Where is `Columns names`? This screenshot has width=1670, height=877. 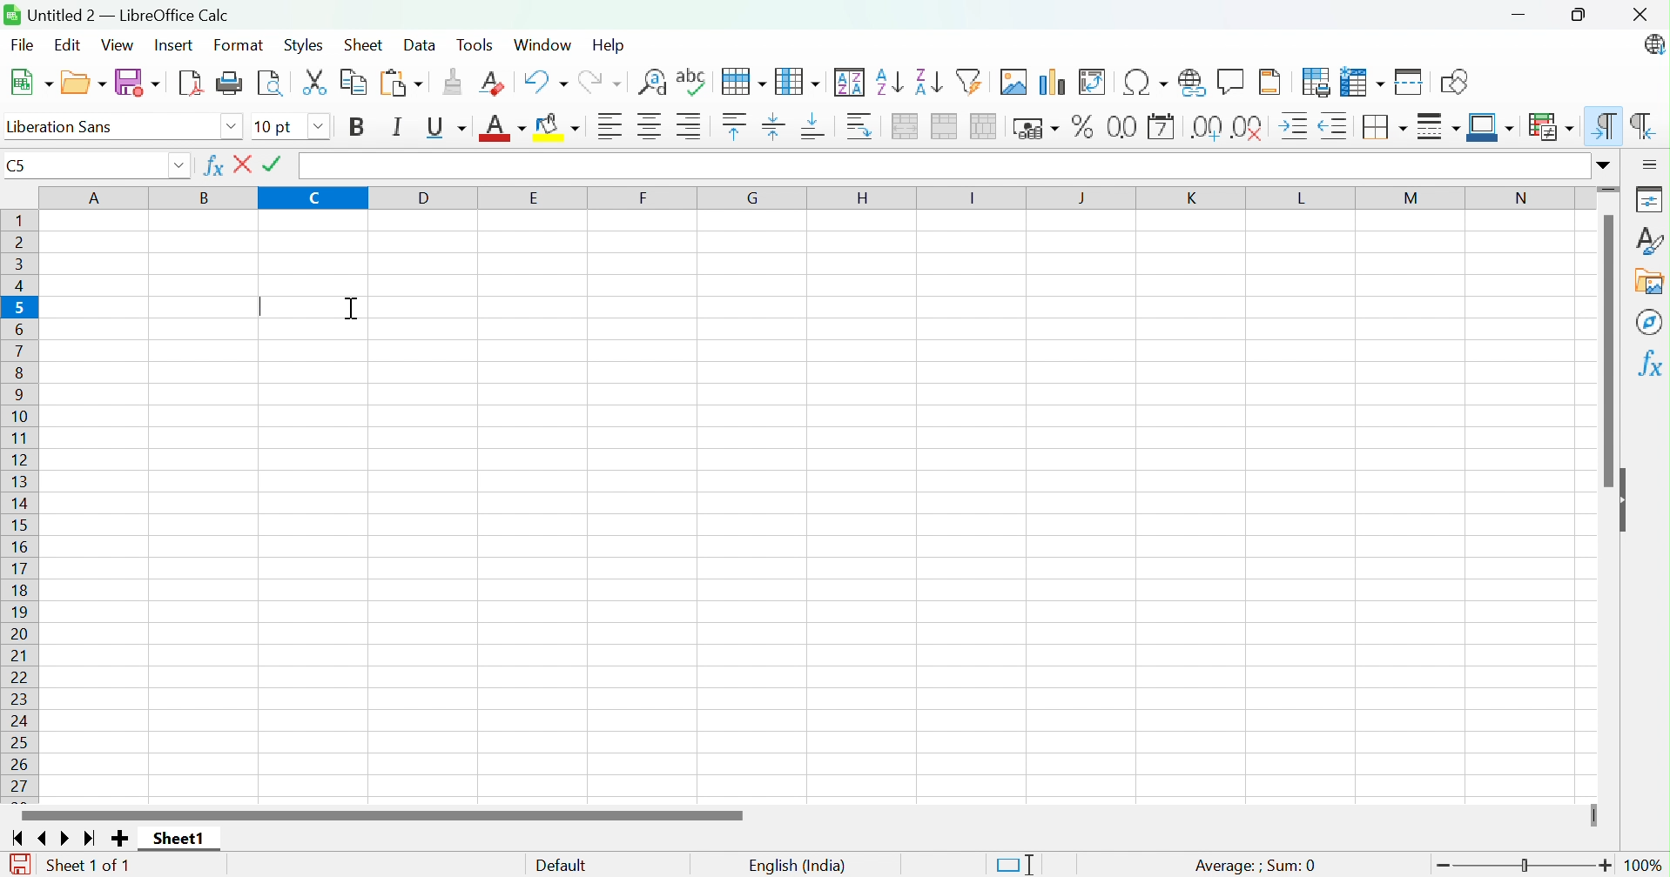
Columns names is located at coordinates (815, 199).